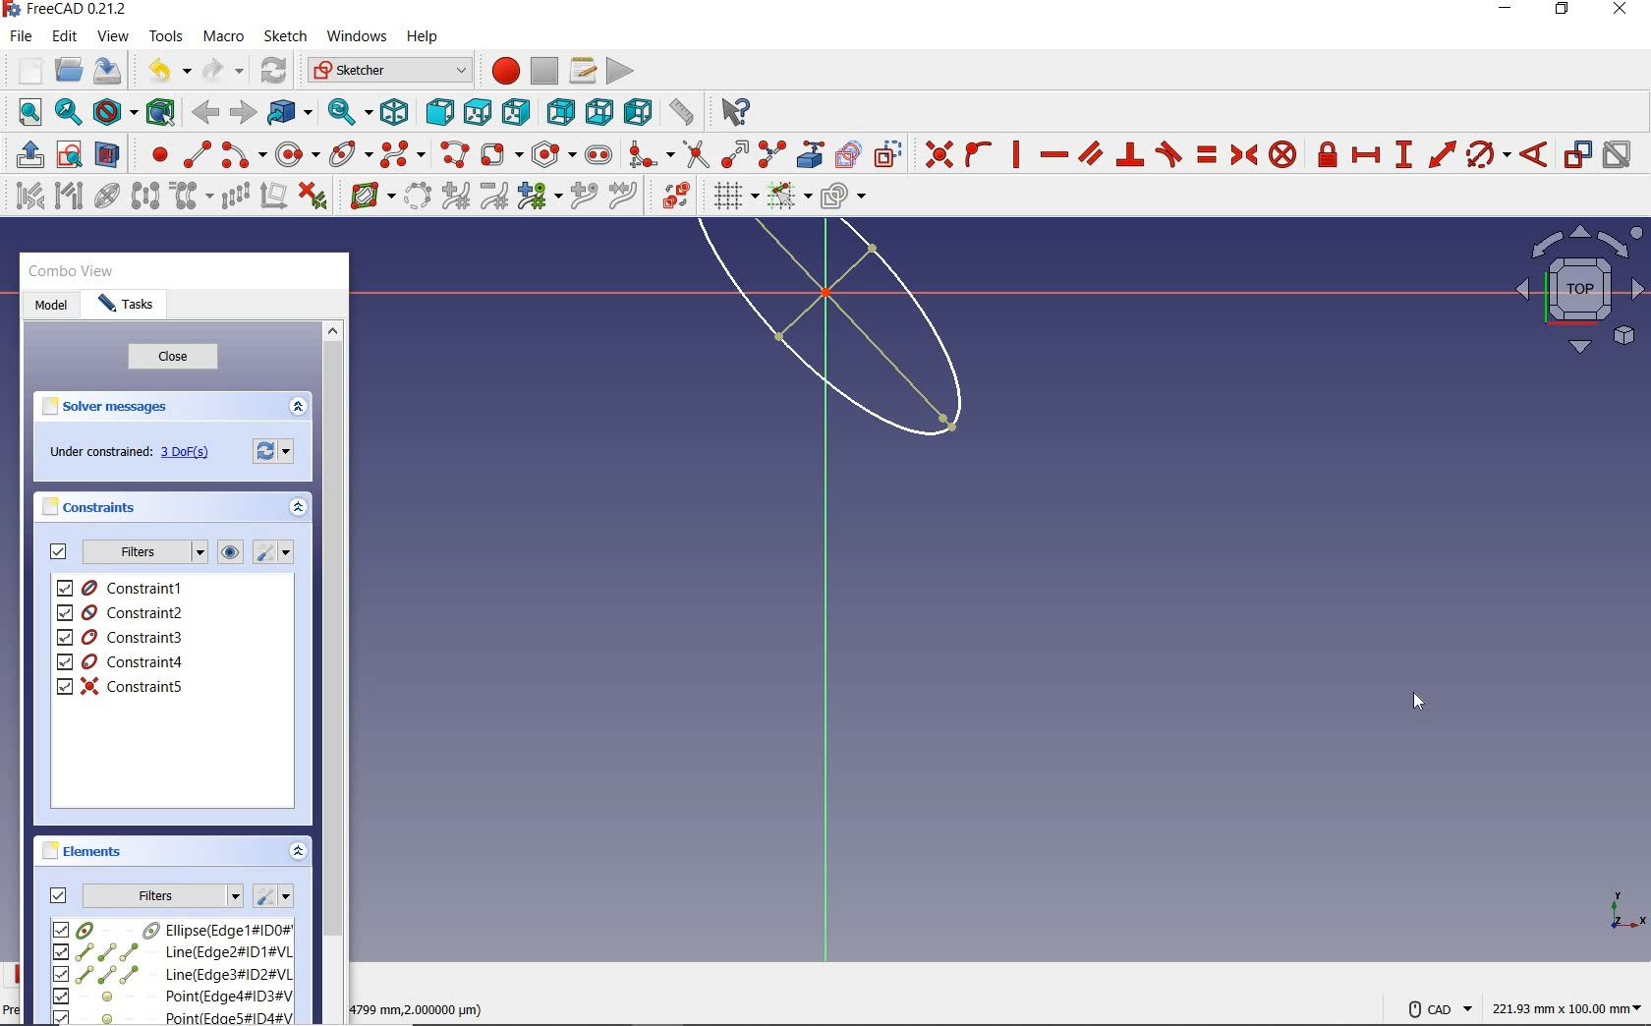 The image size is (1651, 1026). Describe the element at coordinates (299, 853) in the screenshot. I see `collapse` at that location.